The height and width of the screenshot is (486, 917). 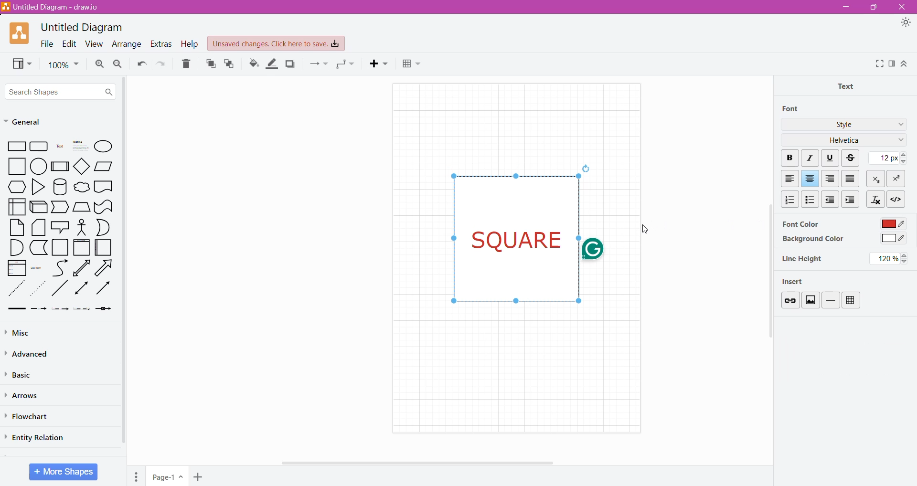 What do you see at coordinates (16, 187) in the screenshot?
I see `hexagon` at bounding box center [16, 187].